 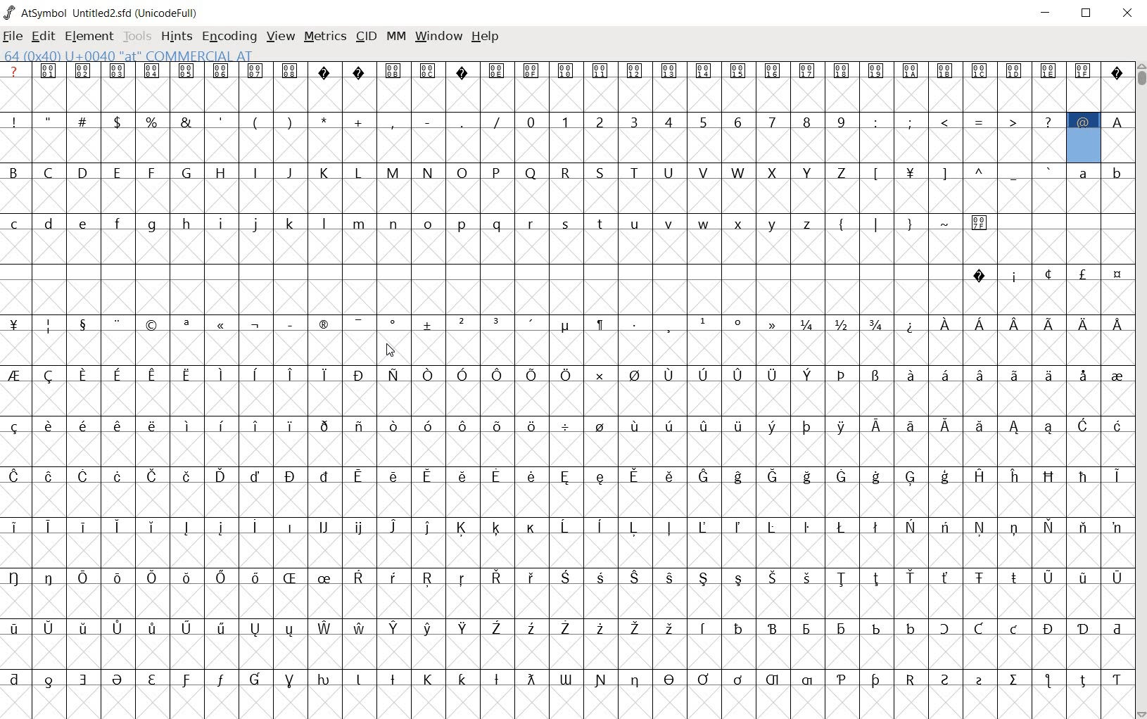 I want to click on hints, so click(x=176, y=37).